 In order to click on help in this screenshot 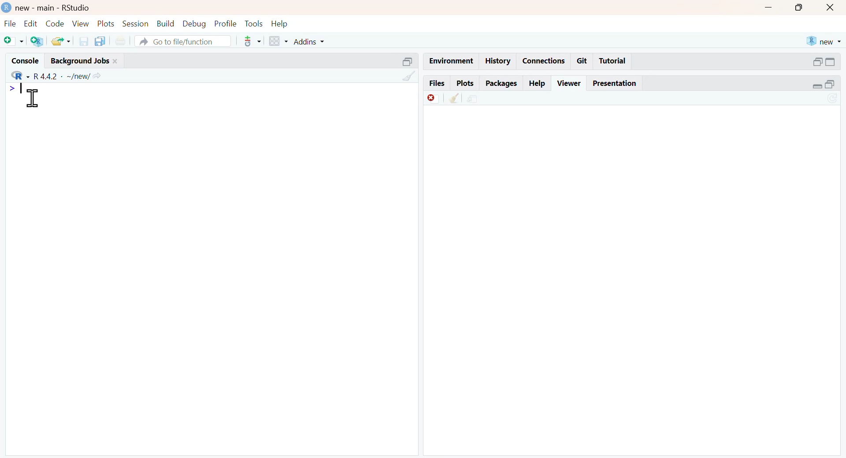, I will do `click(280, 23)`.